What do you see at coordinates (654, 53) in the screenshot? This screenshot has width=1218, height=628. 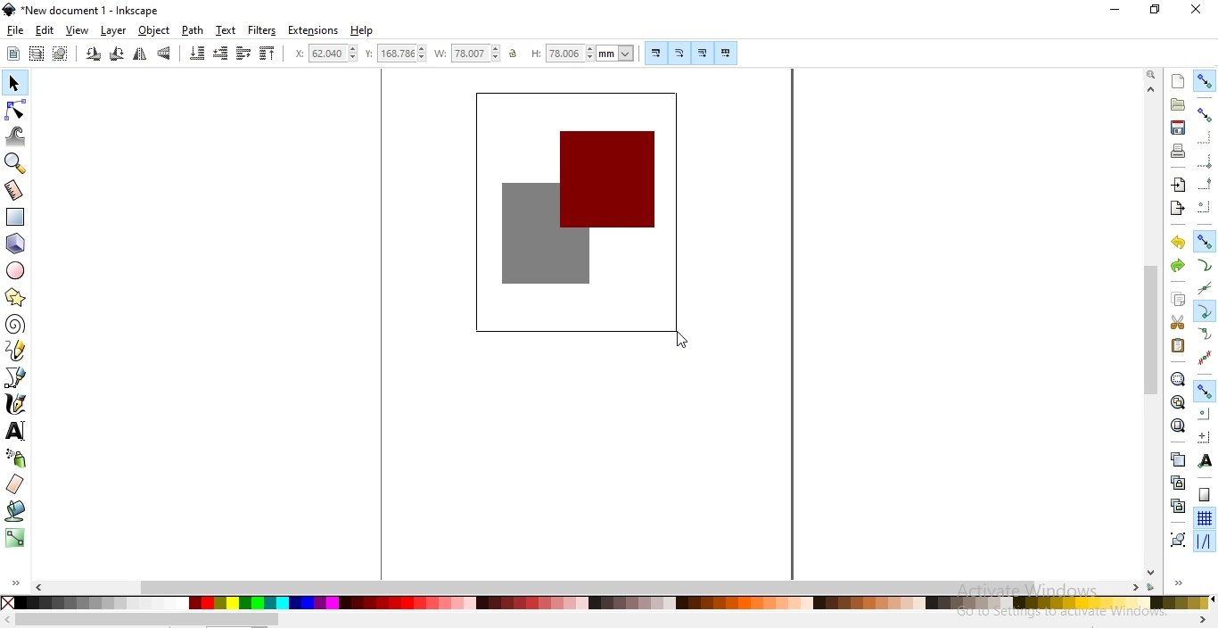 I see `scale stroke width by same proportion` at bounding box center [654, 53].